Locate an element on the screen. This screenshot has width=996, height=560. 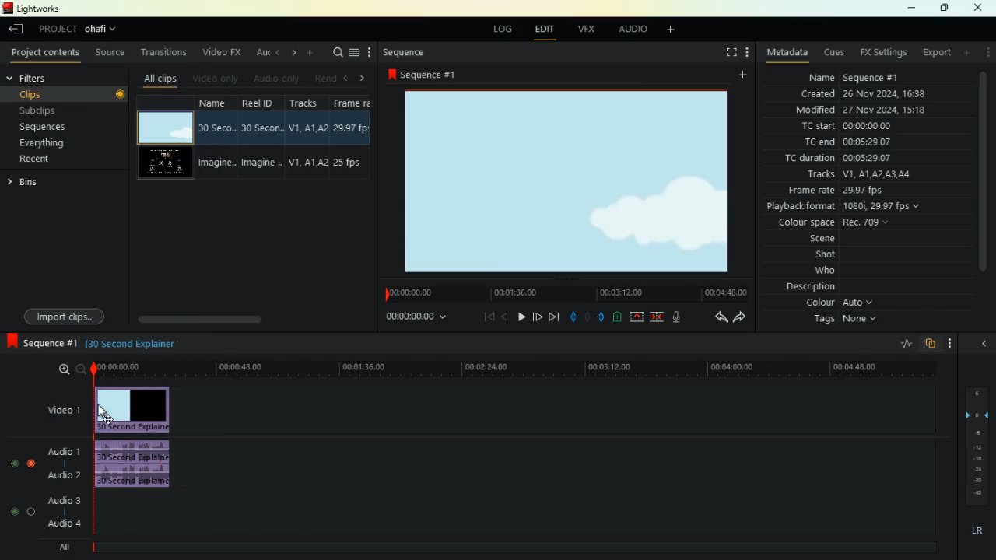
video only is located at coordinates (217, 79).